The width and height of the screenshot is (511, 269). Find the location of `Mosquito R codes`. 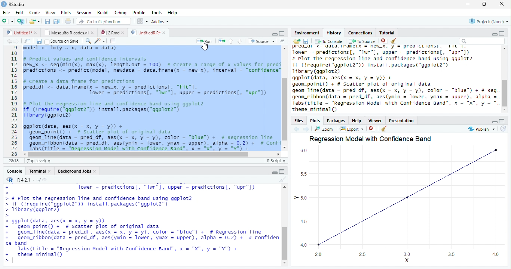

Mosquito R codes is located at coordinates (69, 33).